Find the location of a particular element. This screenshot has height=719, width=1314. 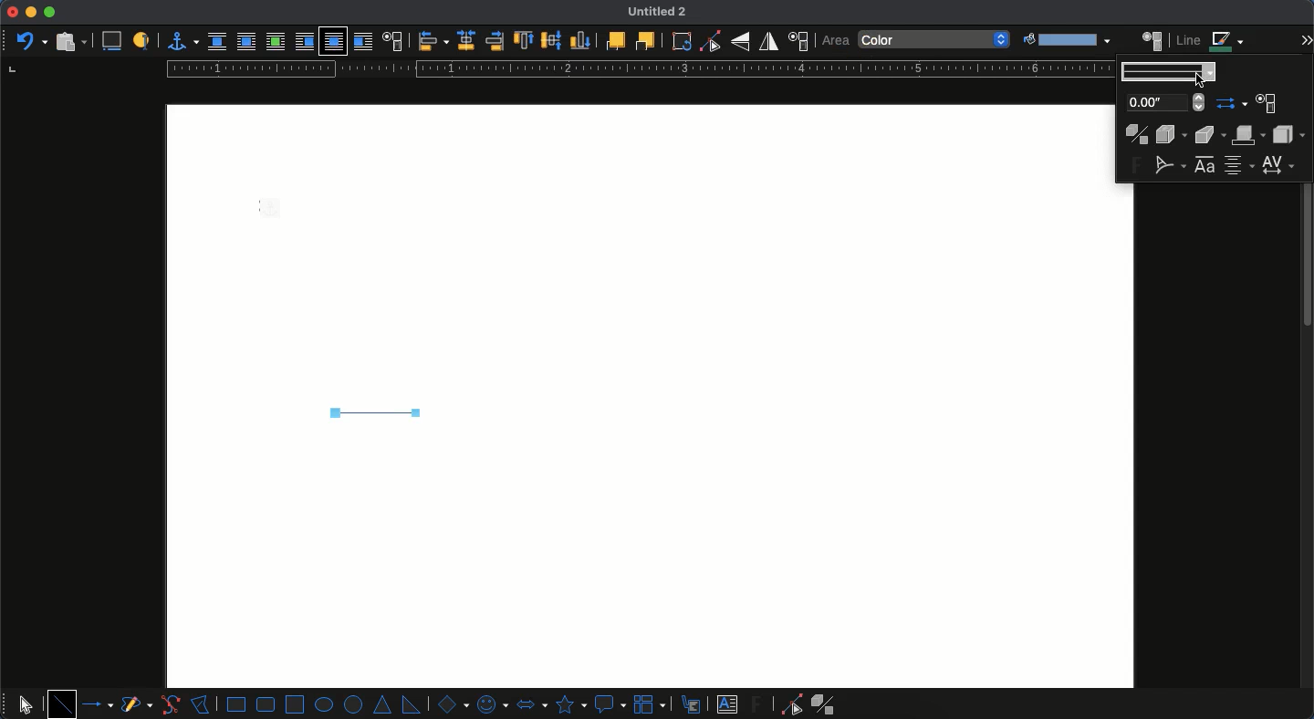

after is located at coordinates (362, 41).